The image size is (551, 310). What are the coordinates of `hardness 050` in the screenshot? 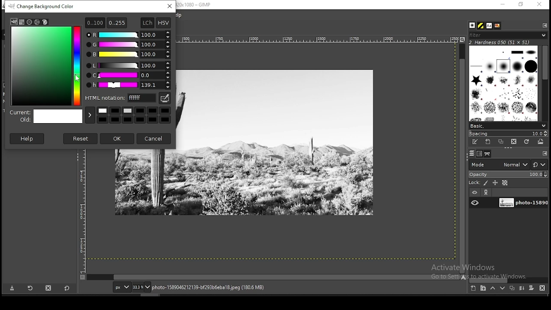 It's located at (510, 42).